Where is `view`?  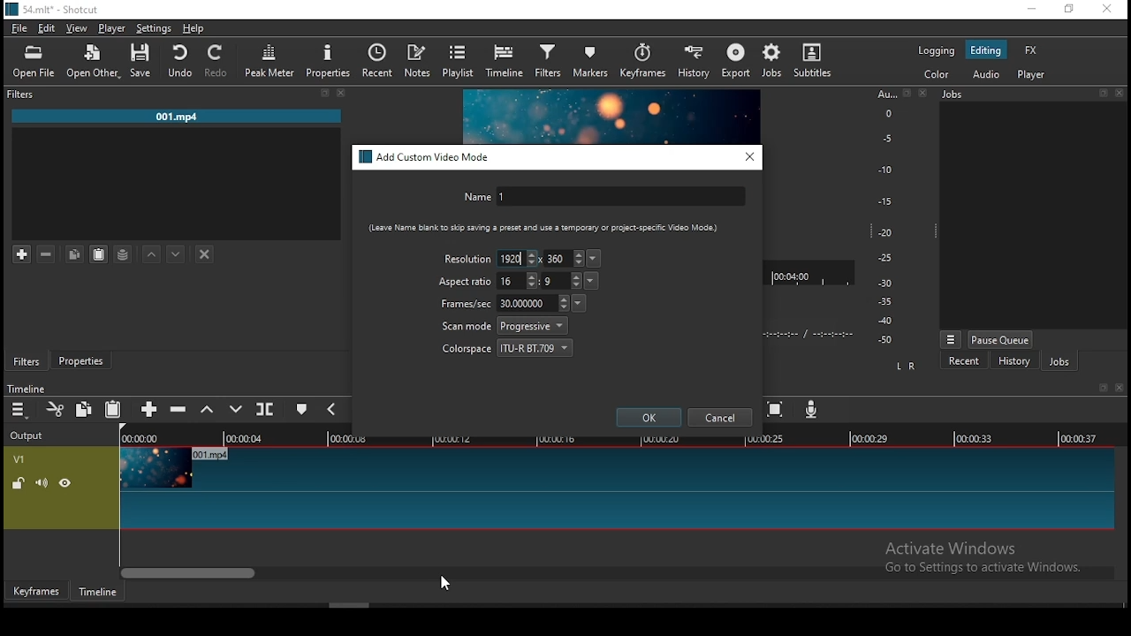 view is located at coordinates (79, 30).